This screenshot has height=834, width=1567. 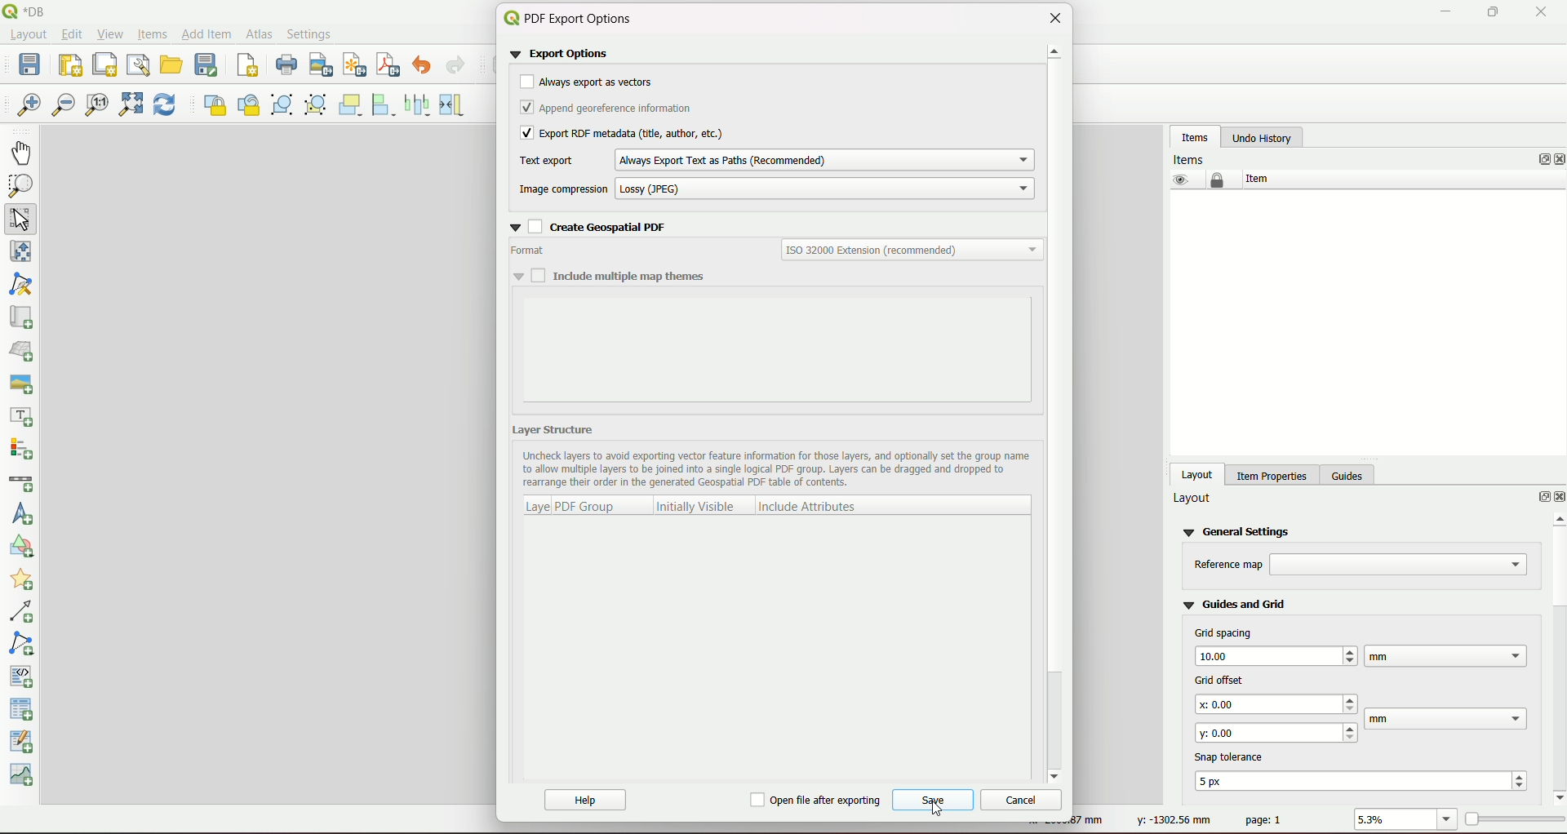 I want to click on add picture, so click(x=20, y=381).